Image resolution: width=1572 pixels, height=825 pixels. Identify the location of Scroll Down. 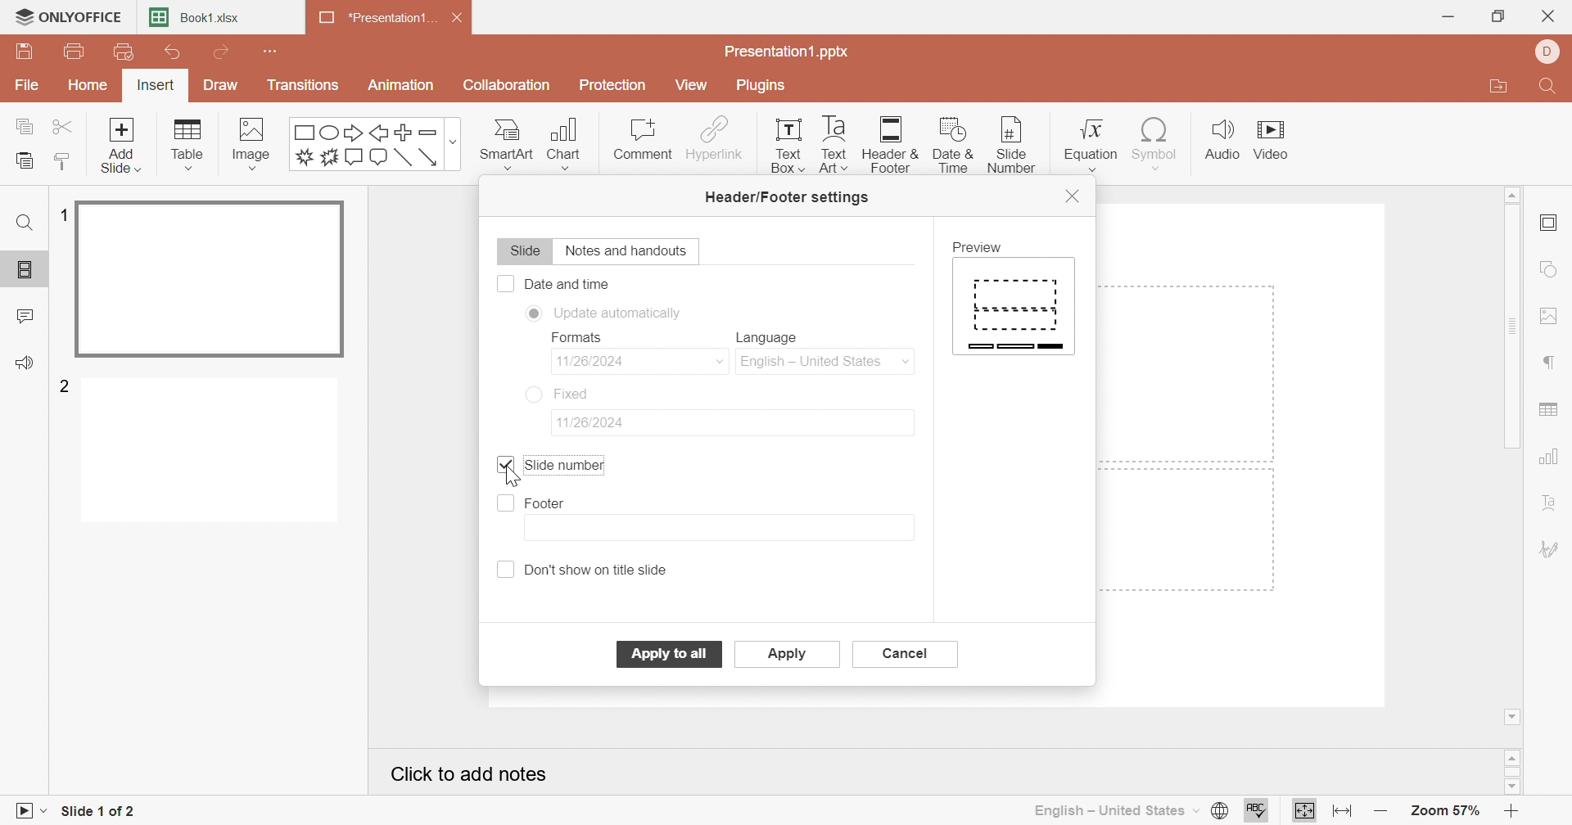
(1509, 785).